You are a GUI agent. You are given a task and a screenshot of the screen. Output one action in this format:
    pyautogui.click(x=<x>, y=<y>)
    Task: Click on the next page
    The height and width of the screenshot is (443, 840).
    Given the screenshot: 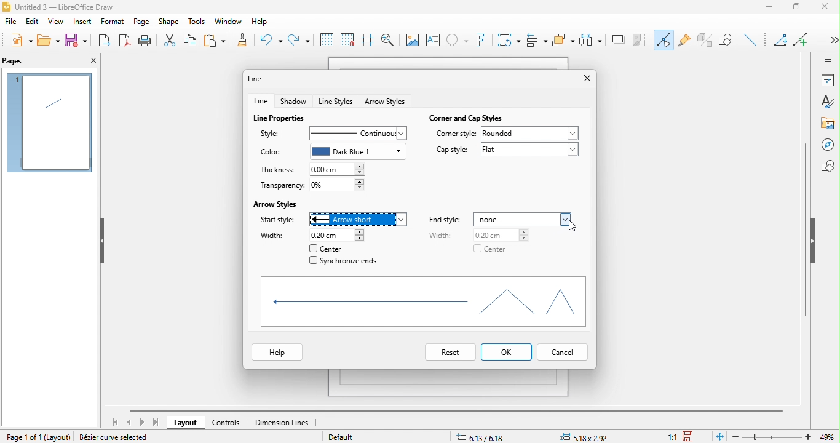 What is the action you would take?
    pyautogui.click(x=142, y=423)
    